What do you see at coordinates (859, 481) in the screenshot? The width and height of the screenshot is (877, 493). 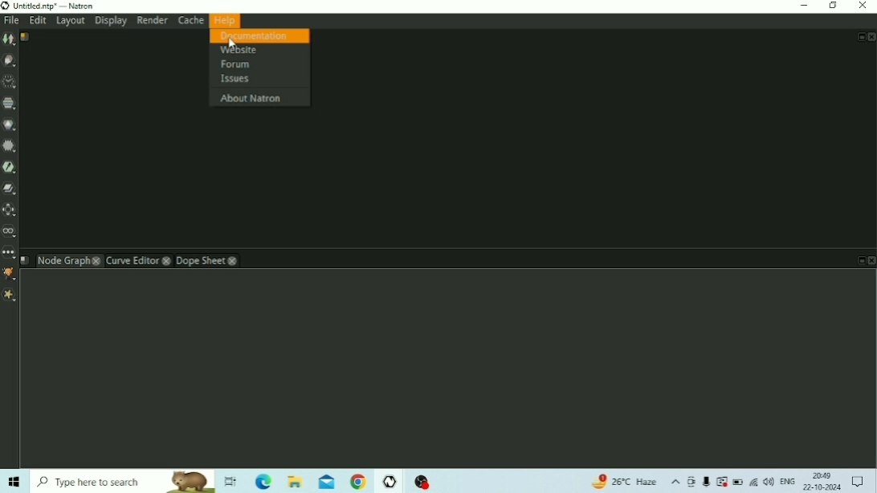 I see `Notifications` at bounding box center [859, 481].